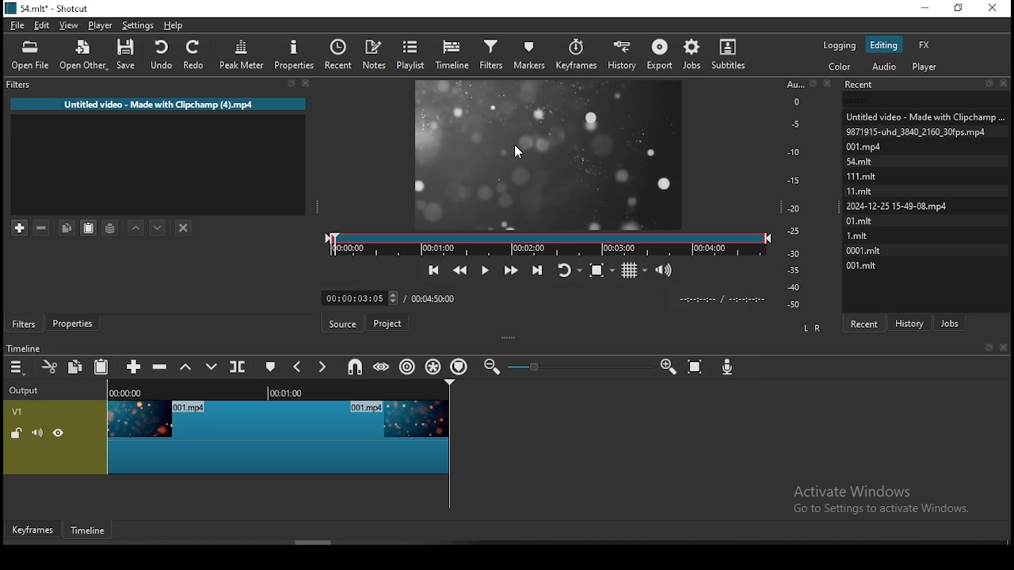 The image size is (1014, 570). What do you see at coordinates (301, 541) in the screenshot?
I see `scroll bar` at bounding box center [301, 541].